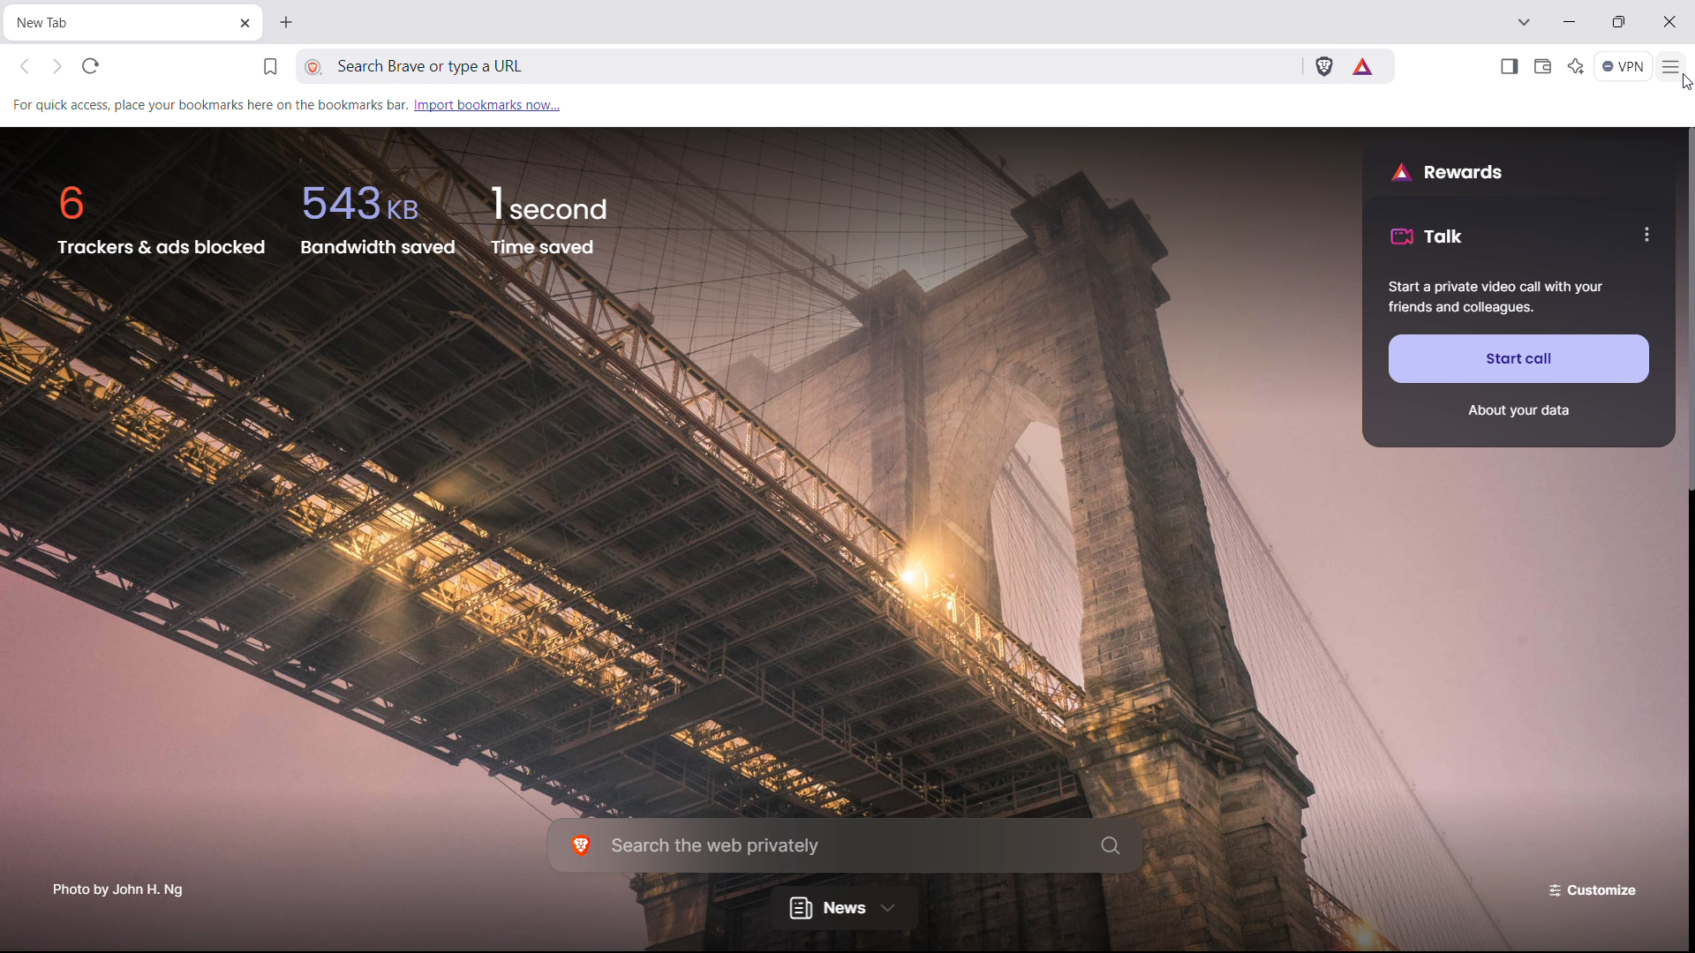 The width and height of the screenshot is (1695, 953). Describe the element at coordinates (844, 907) in the screenshot. I see `news` at that location.